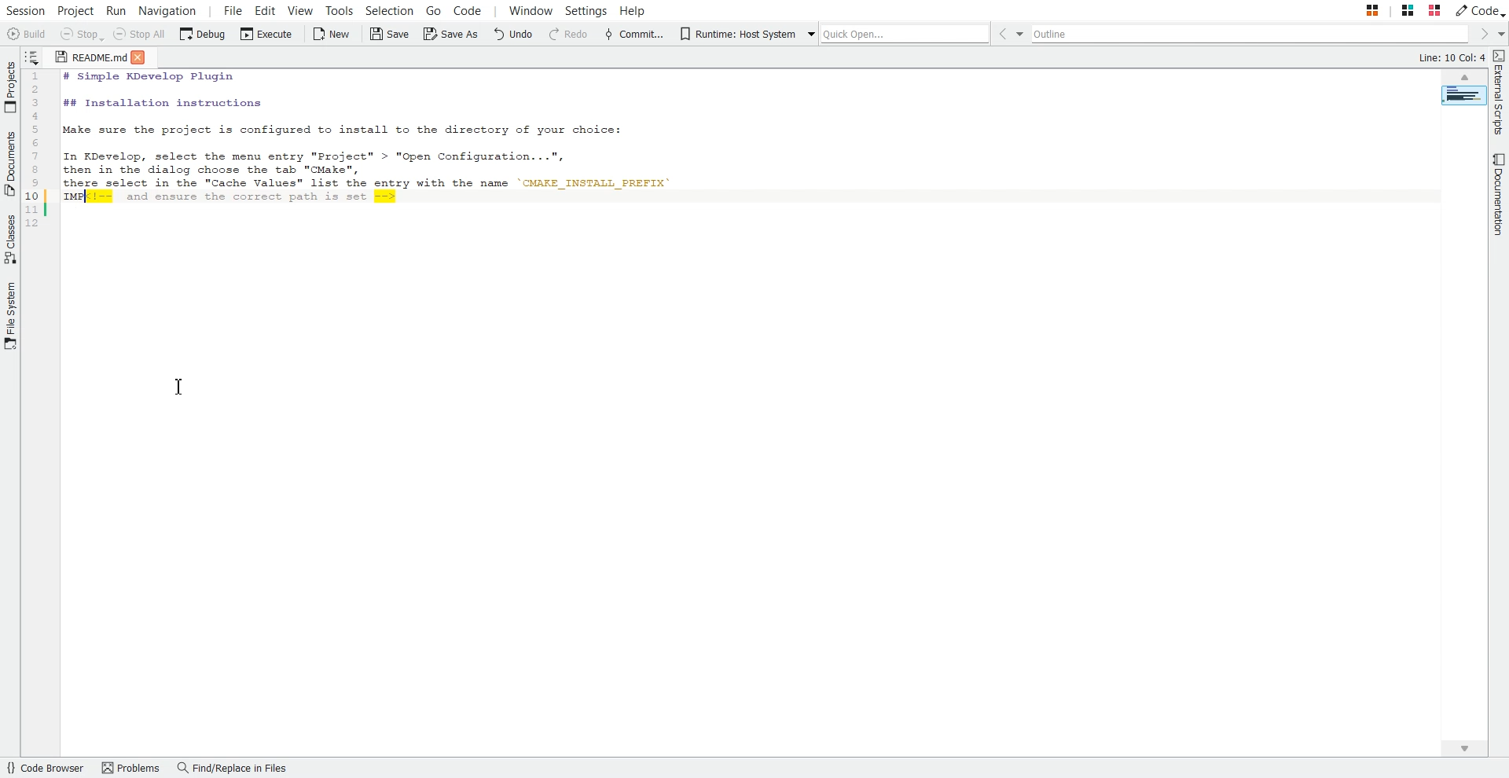  I want to click on Commit, so click(634, 35).